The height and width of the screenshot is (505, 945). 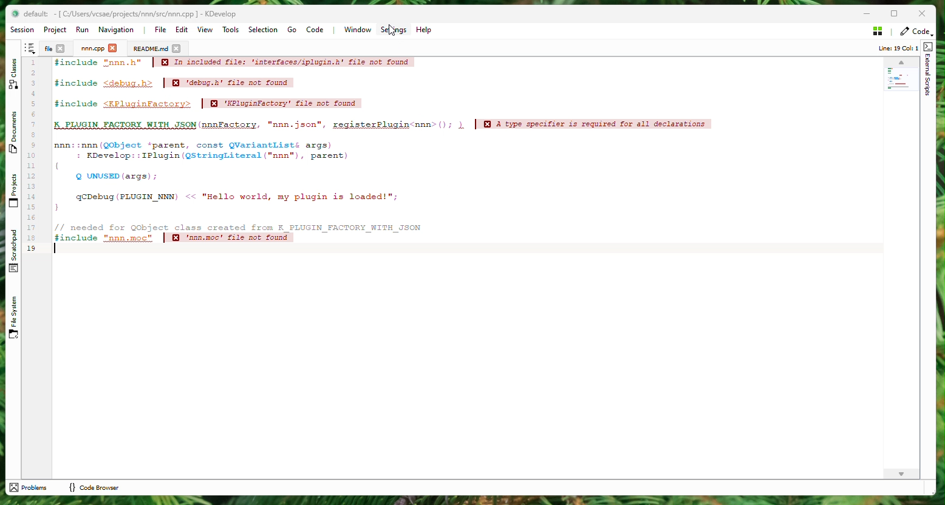 I want to click on 3, so click(x=33, y=83).